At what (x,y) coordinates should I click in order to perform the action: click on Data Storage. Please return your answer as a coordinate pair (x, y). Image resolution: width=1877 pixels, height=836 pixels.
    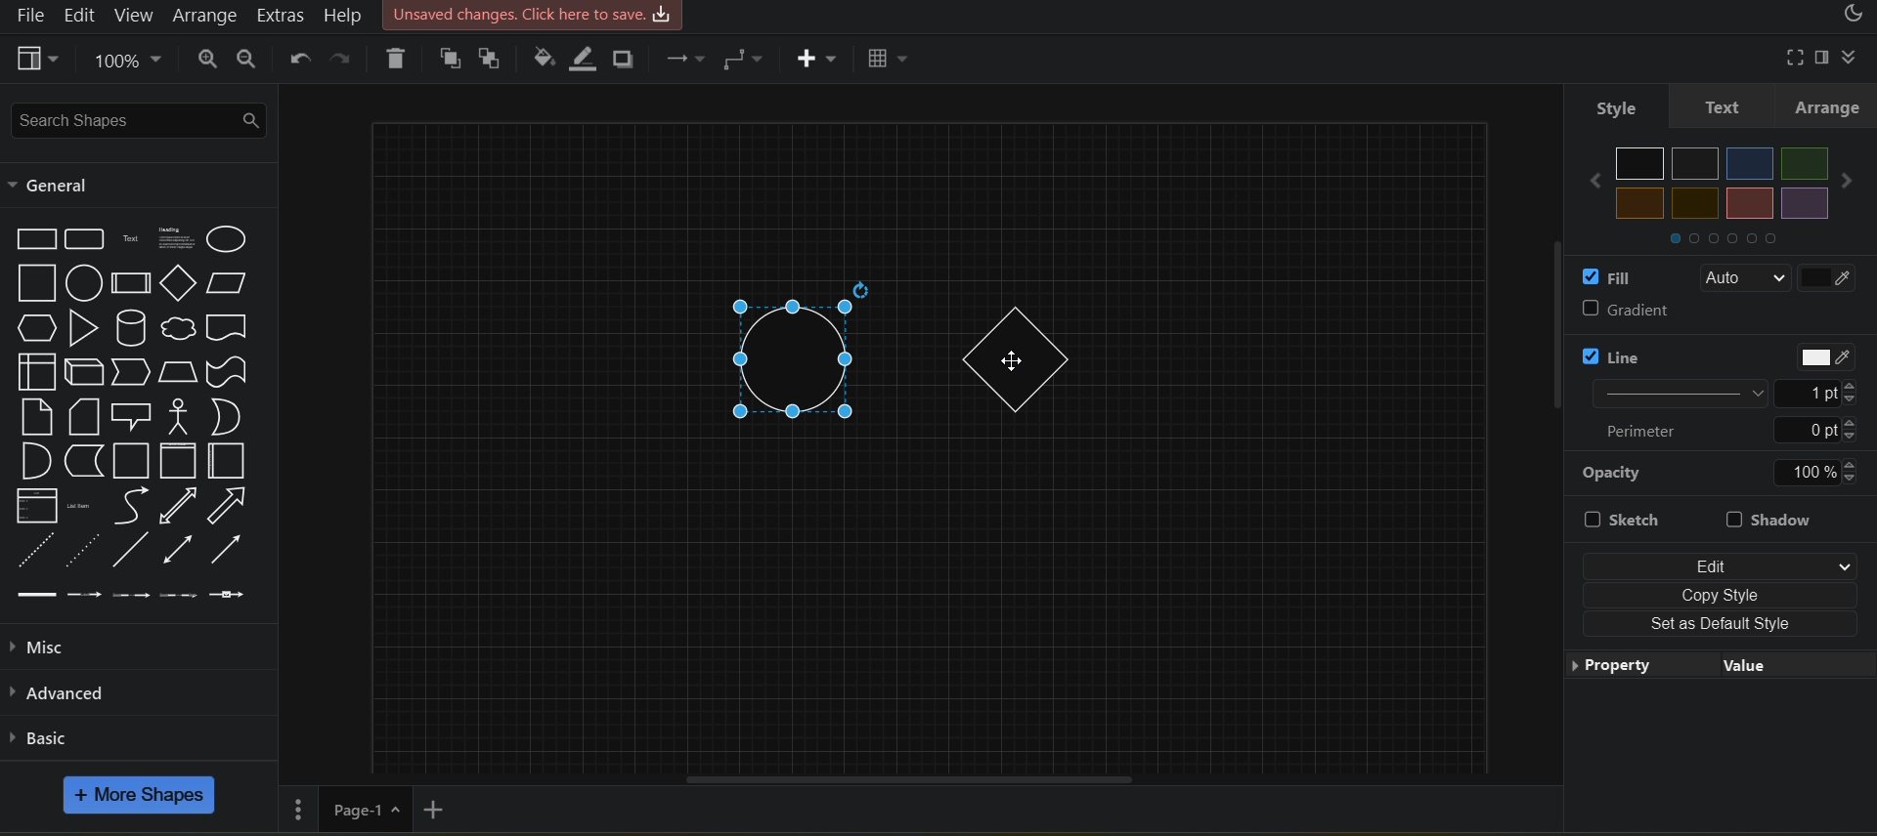
    Looking at the image, I should click on (83, 461).